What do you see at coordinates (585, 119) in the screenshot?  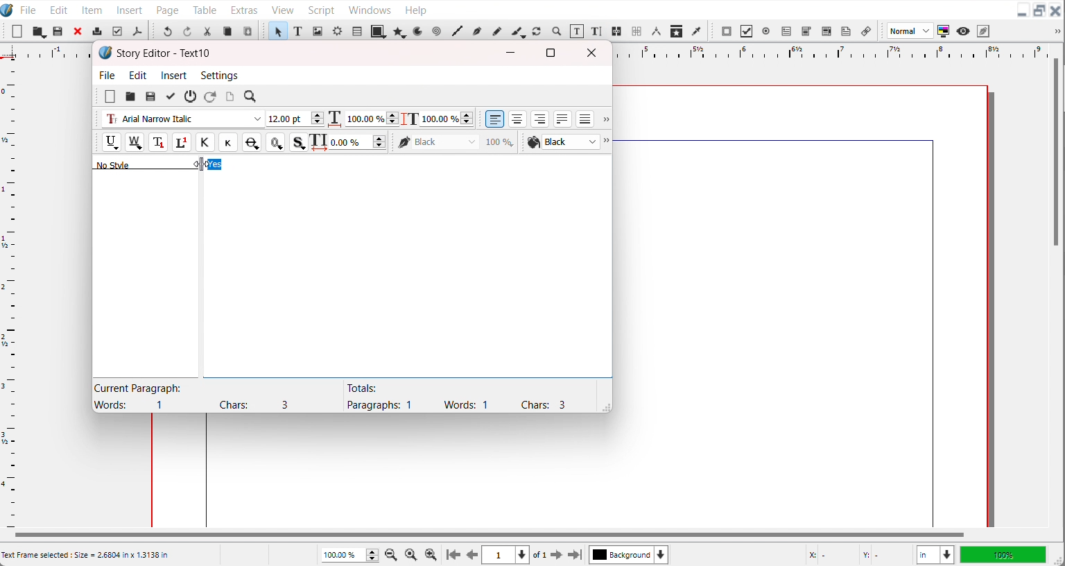 I see `Align text forced Justified` at bounding box center [585, 119].